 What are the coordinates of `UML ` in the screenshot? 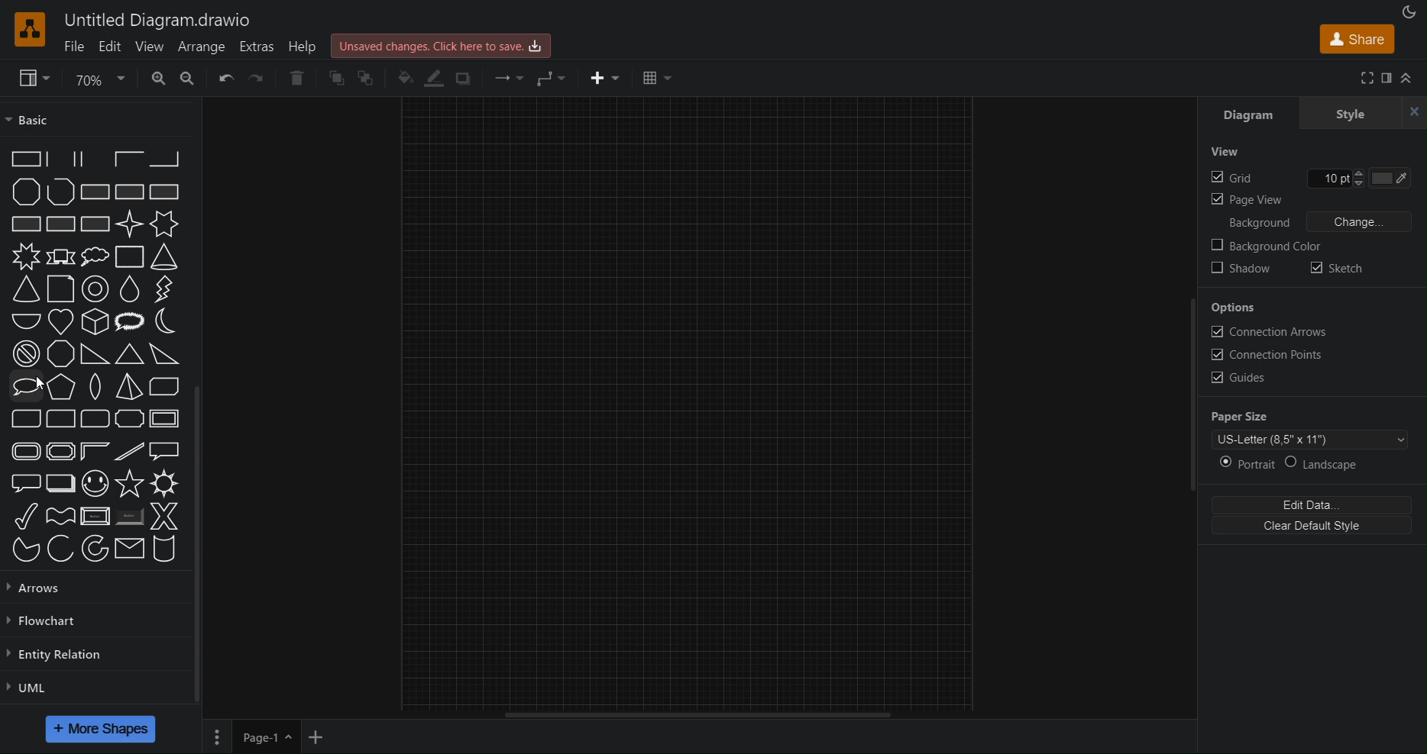 It's located at (35, 691).